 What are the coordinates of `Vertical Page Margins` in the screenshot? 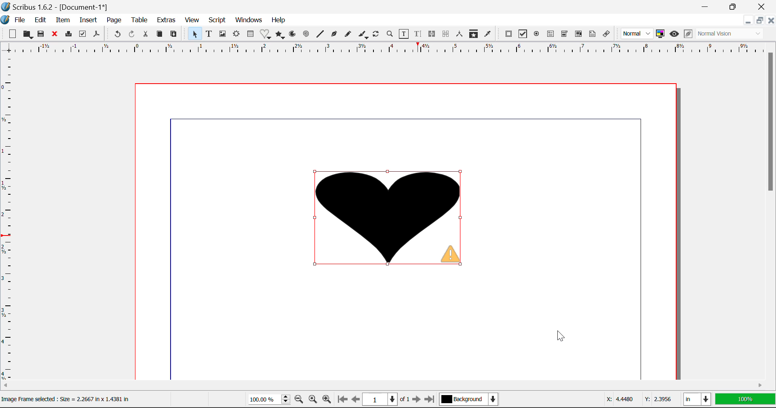 It's located at (381, 50).